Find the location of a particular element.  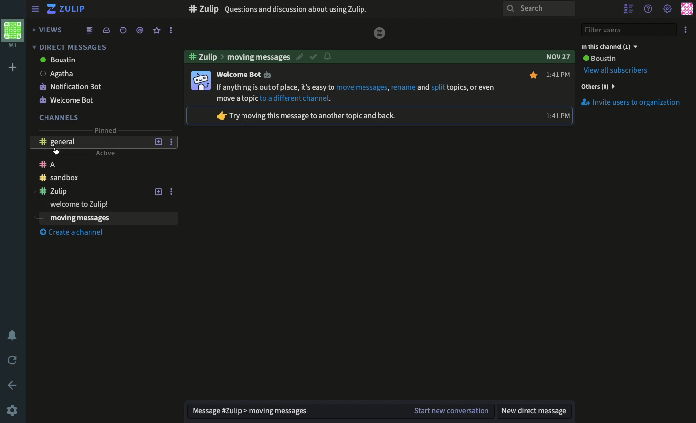

Edit is located at coordinates (300, 56).